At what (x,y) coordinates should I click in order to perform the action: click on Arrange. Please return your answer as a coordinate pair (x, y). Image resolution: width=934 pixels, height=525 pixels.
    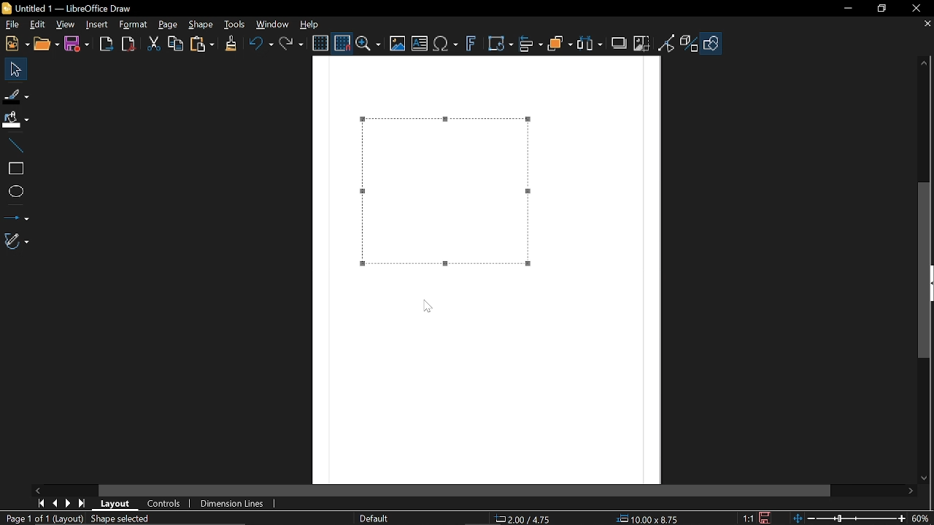
    Looking at the image, I should click on (560, 44).